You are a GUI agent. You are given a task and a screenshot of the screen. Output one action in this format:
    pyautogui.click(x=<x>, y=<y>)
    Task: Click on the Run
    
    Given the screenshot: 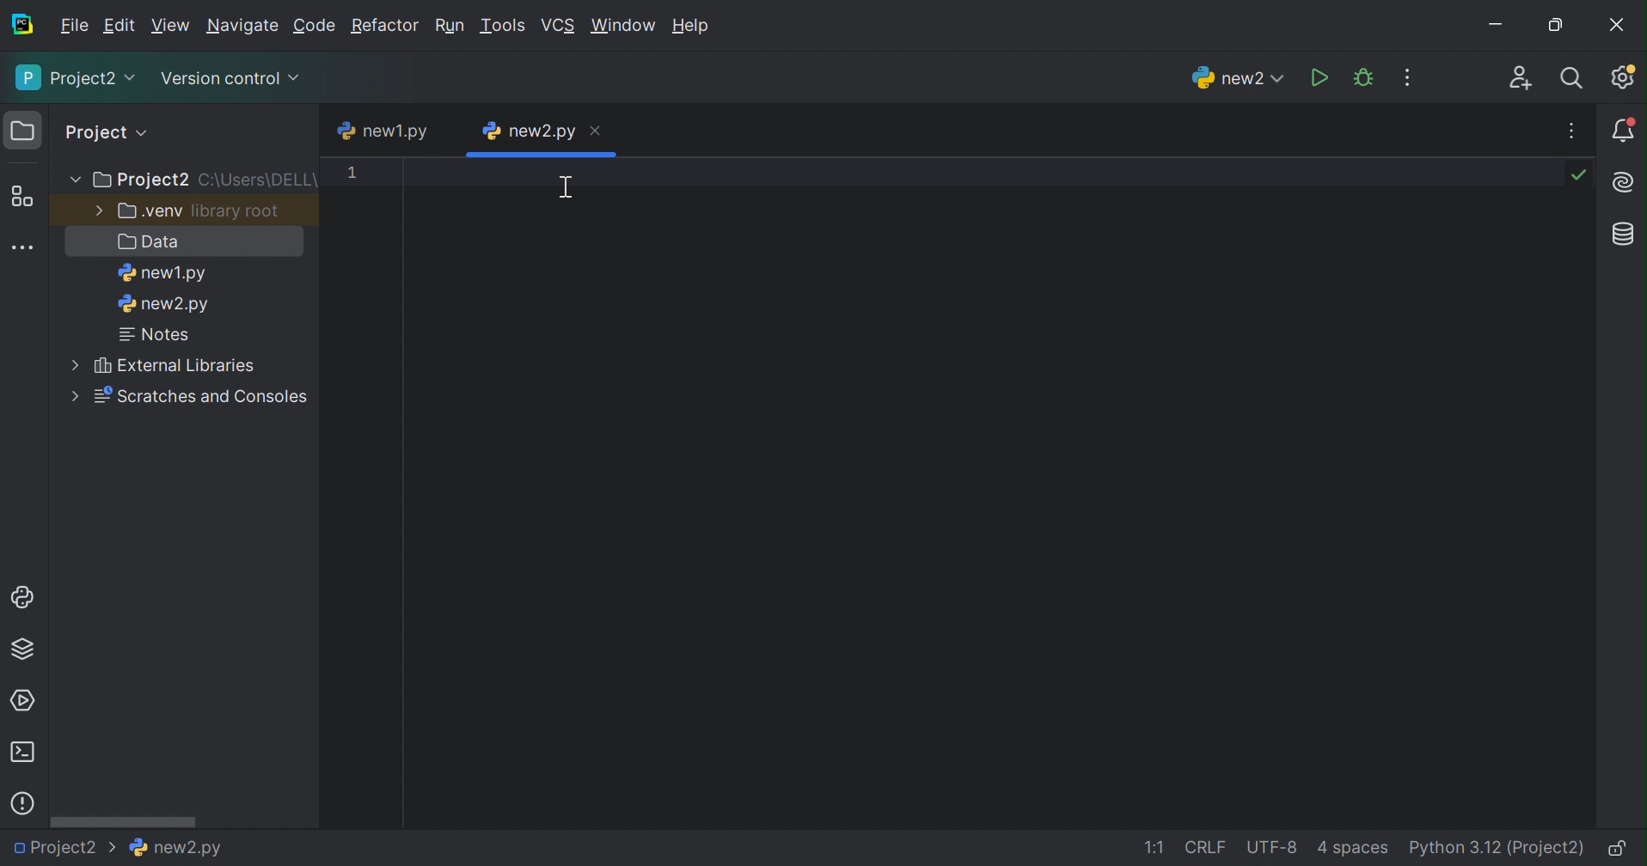 What is the action you would take?
    pyautogui.click(x=1318, y=77)
    